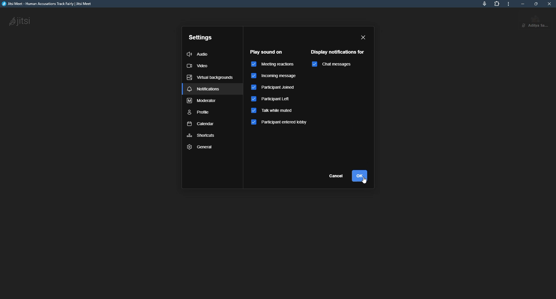  What do you see at coordinates (275, 89) in the screenshot?
I see `participant joined` at bounding box center [275, 89].